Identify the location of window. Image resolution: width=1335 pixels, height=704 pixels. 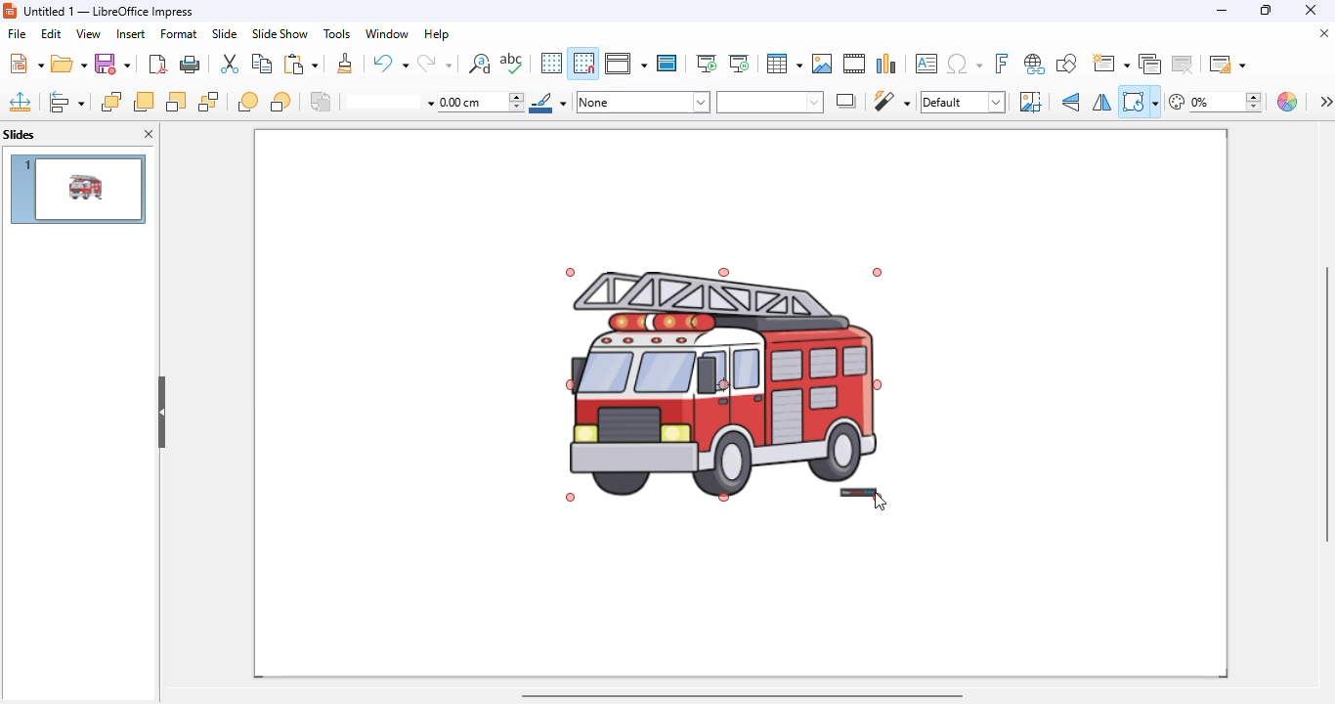
(388, 33).